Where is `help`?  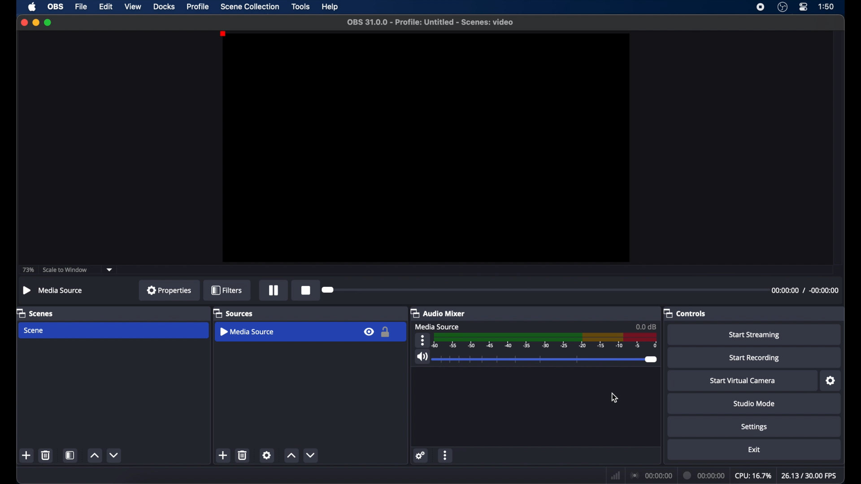
help is located at coordinates (330, 7).